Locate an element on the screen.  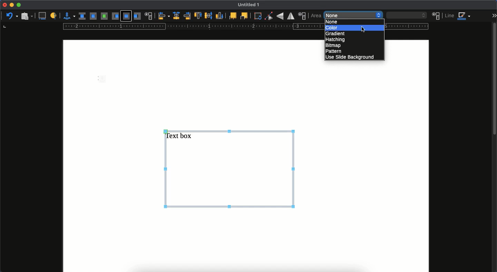
text wrap is located at coordinates (149, 16).